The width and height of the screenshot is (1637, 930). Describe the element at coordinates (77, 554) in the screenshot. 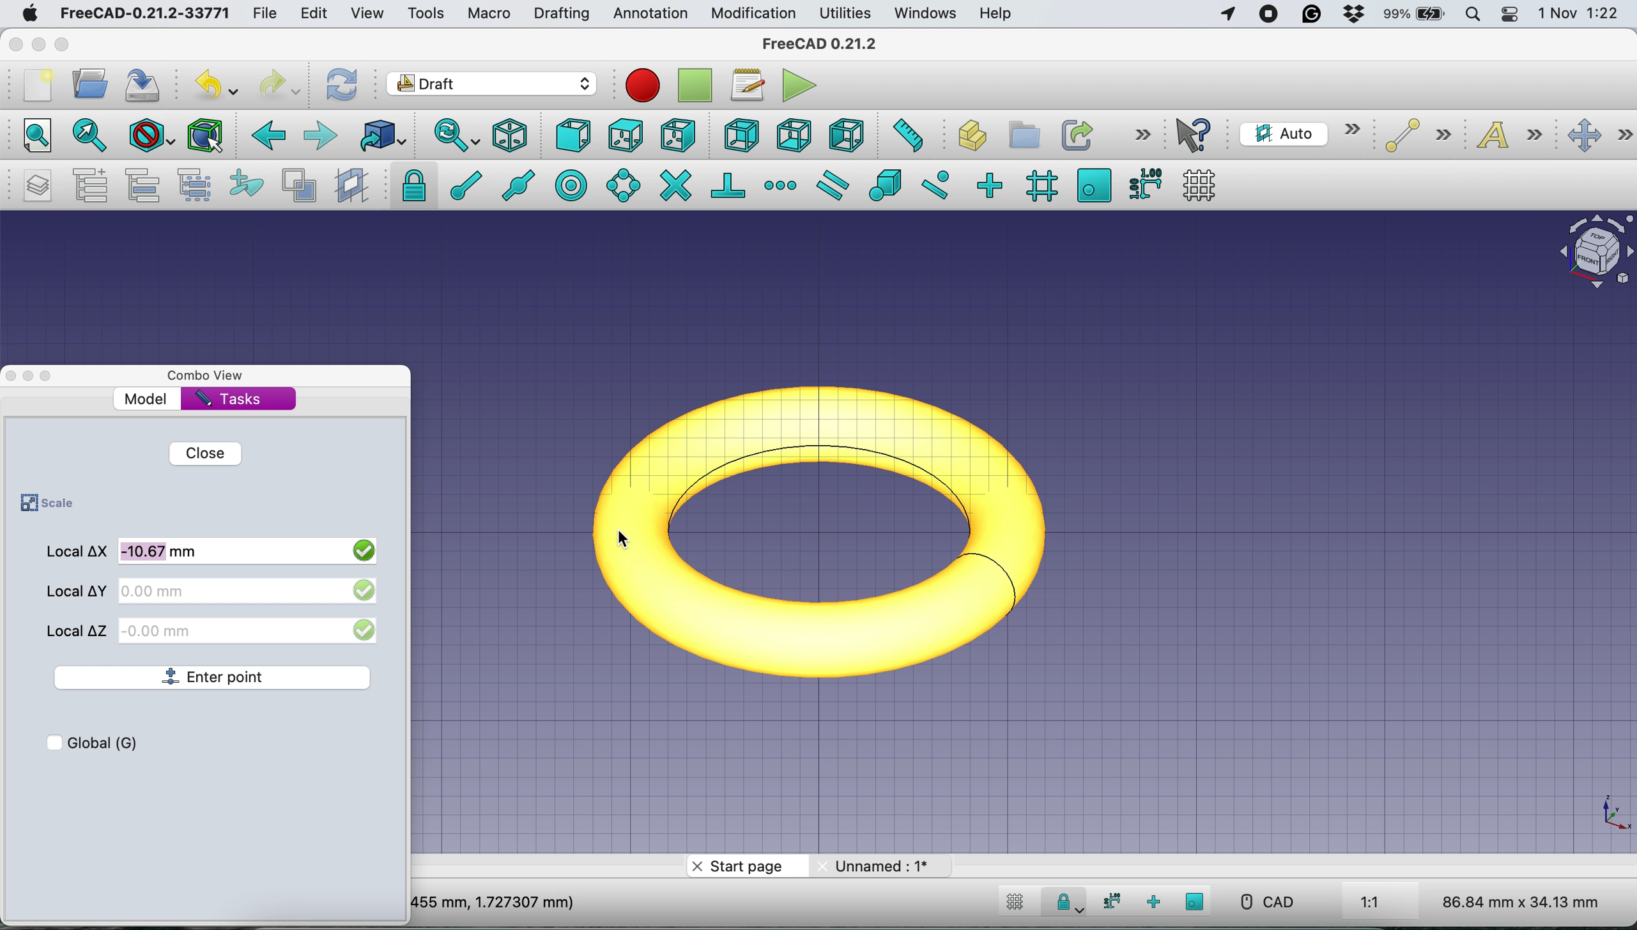

I see `local ΔX` at that location.